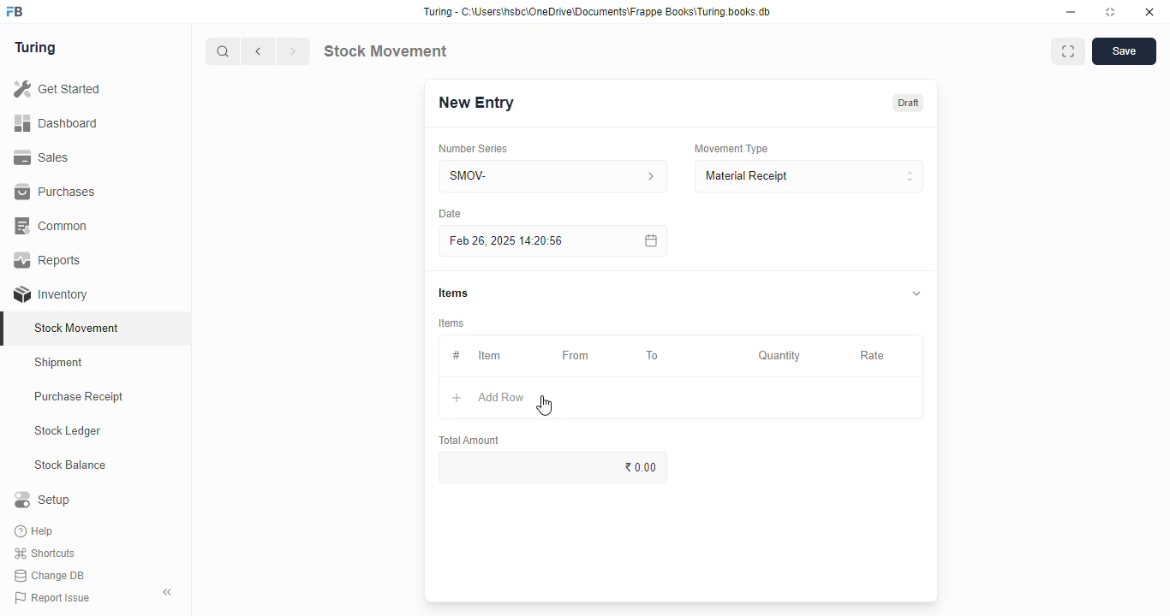 This screenshot has height=616, width=1170. What do you see at coordinates (654, 356) in the screenshot?
I see `to` at bounding box center [654, 356].